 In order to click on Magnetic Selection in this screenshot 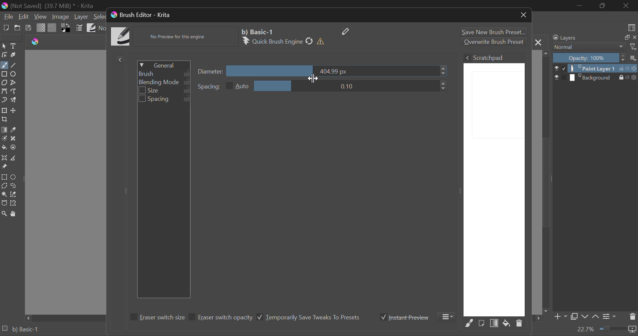, I will do `click(14, 204)`.